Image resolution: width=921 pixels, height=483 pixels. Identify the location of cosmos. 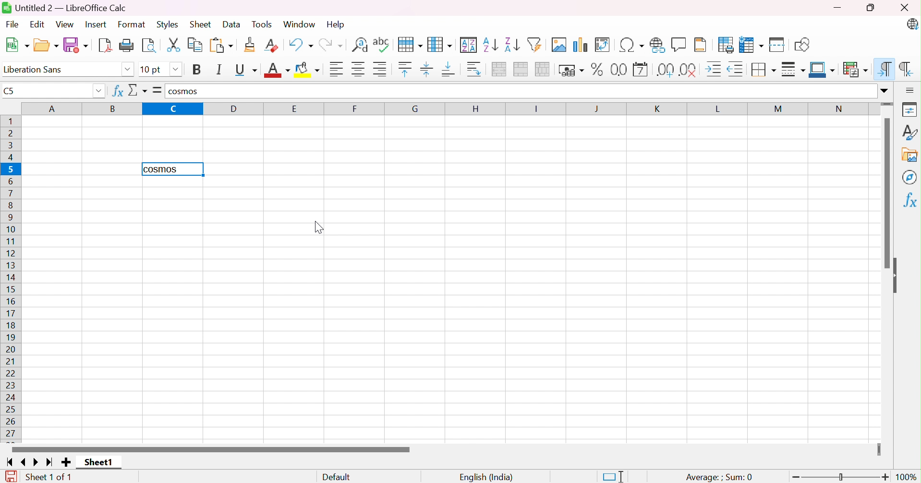
(182, 92).